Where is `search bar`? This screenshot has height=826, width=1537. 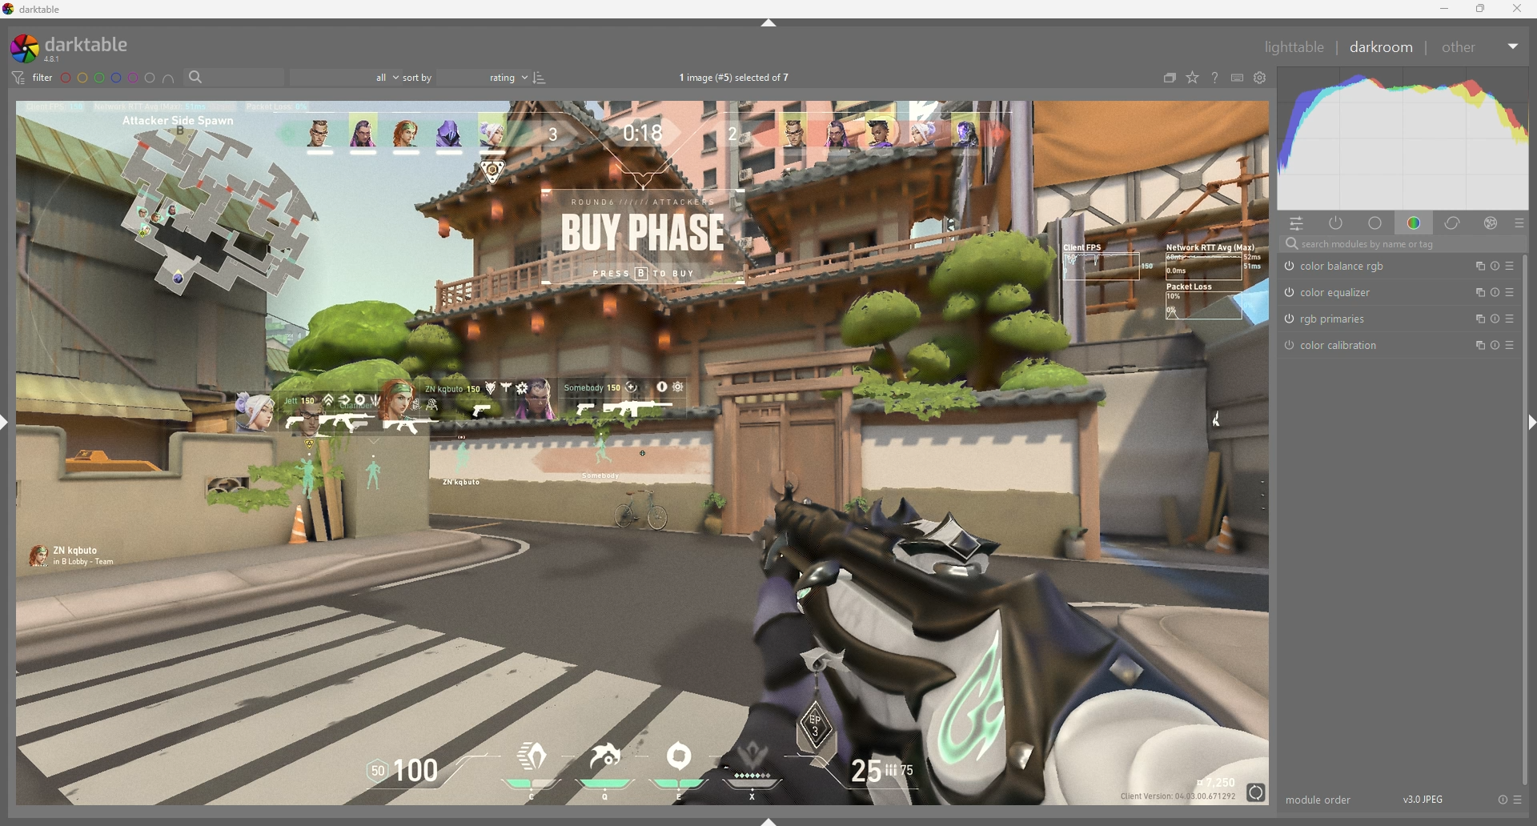
search bar is located at coordinates (231, 78).